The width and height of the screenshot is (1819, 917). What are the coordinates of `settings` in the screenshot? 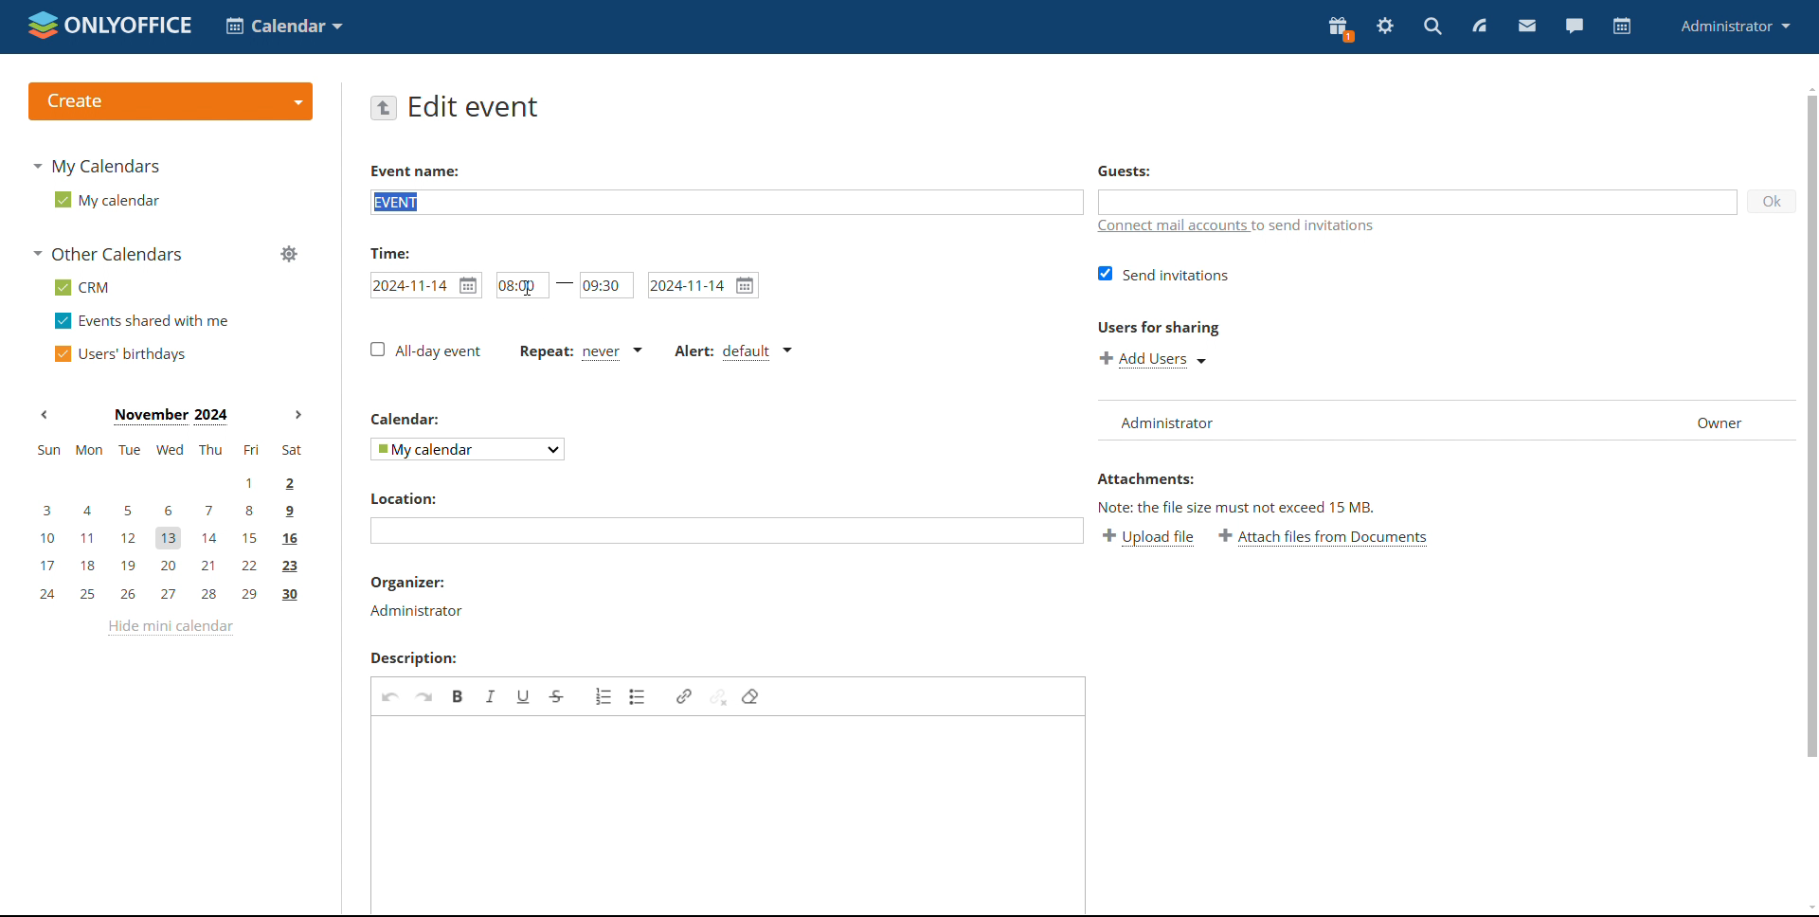 It's located at (1385, 28).